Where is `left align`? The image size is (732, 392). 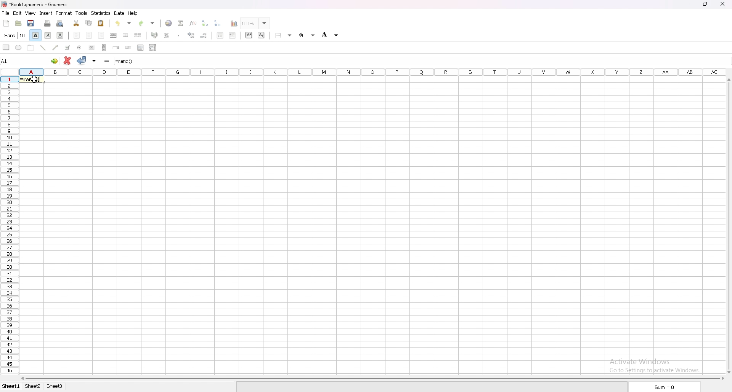 left align is located at coordinates (77, 35).